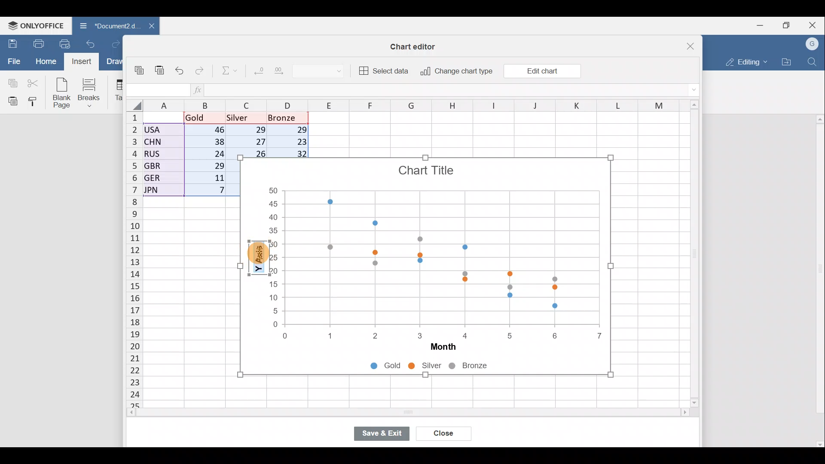  Describe the element at coordinates (202, 69) in the screenshot. I see `Redo` at that location.